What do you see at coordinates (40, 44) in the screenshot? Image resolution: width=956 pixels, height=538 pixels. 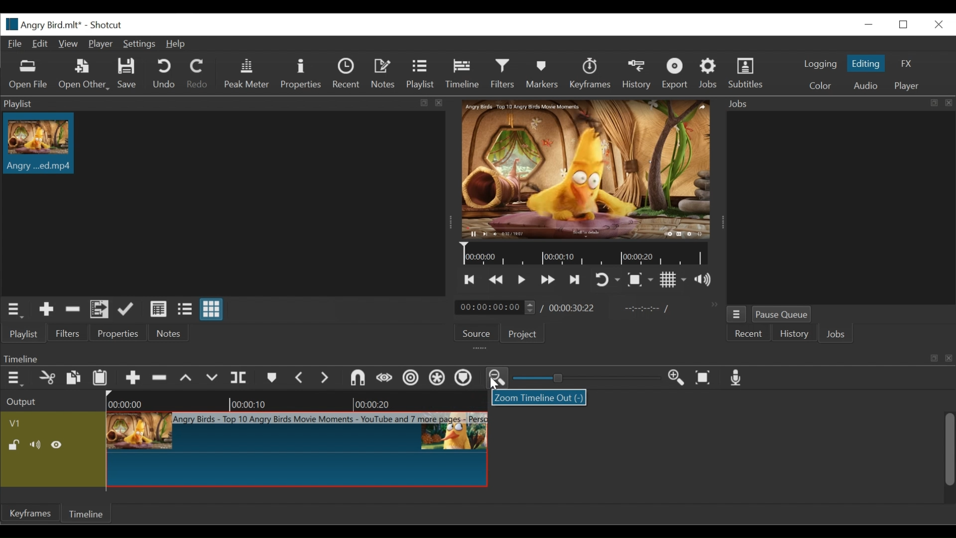 I see `Edit` at bounding box center [40, 44].